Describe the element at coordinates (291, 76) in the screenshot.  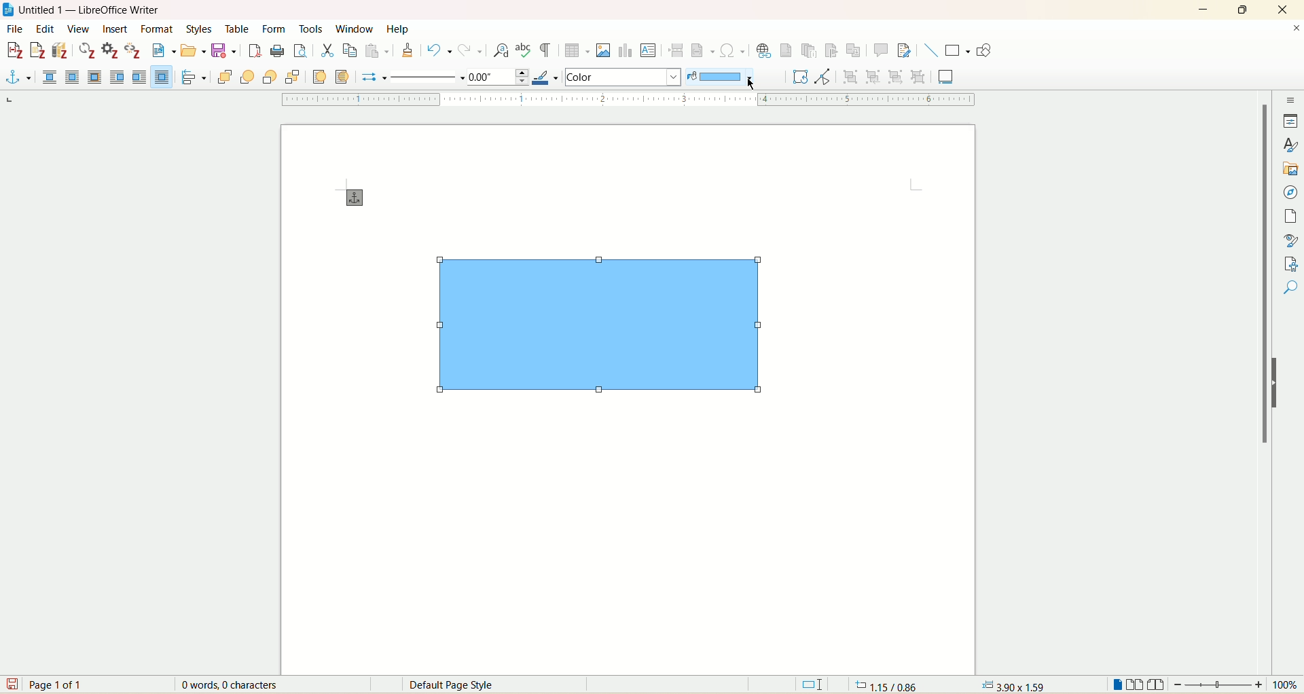
I see `send to back` at that location.